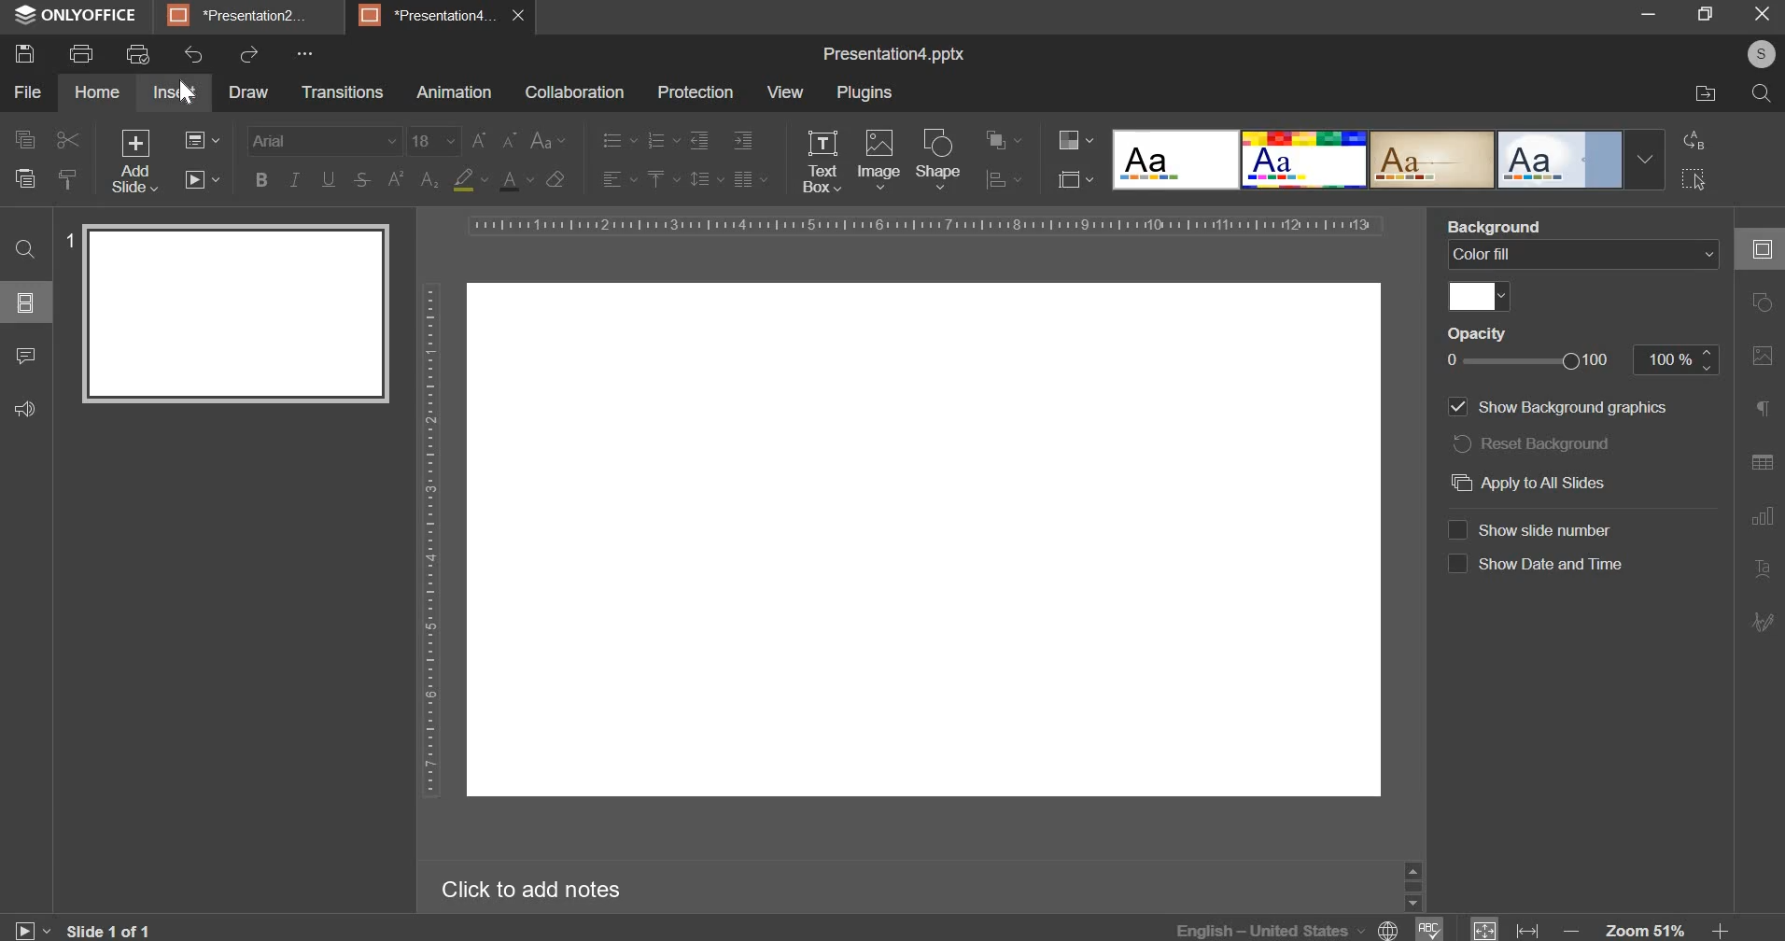 Image resolution: width=1785 pixels, height=941 pixels. What do you see at coordinates (1766, 463) in the screenshot?
I see `table settings` at bounding box center [1766, 463].